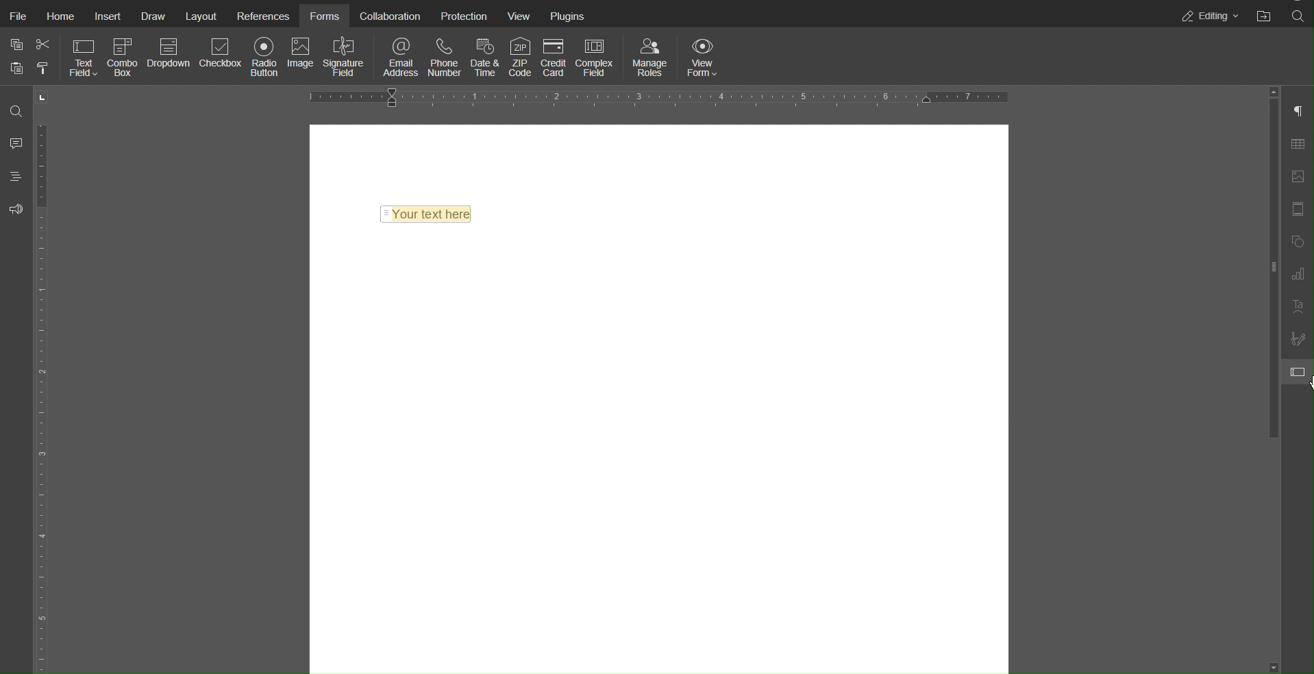 The image size is (1314, 674). I want to click on Layout, so click(200, 17).